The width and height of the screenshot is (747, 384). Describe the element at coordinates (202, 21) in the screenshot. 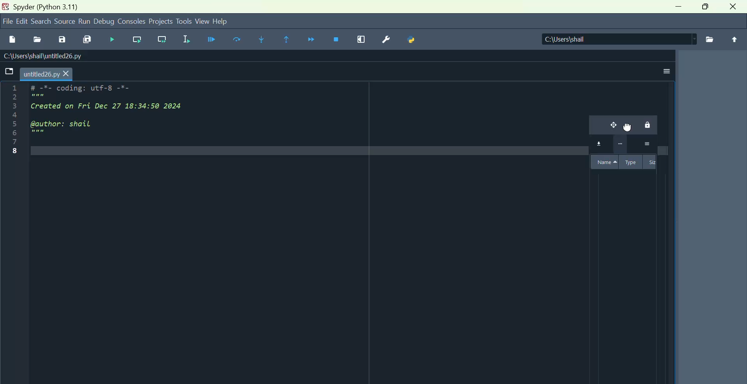

I see `view` at that location.